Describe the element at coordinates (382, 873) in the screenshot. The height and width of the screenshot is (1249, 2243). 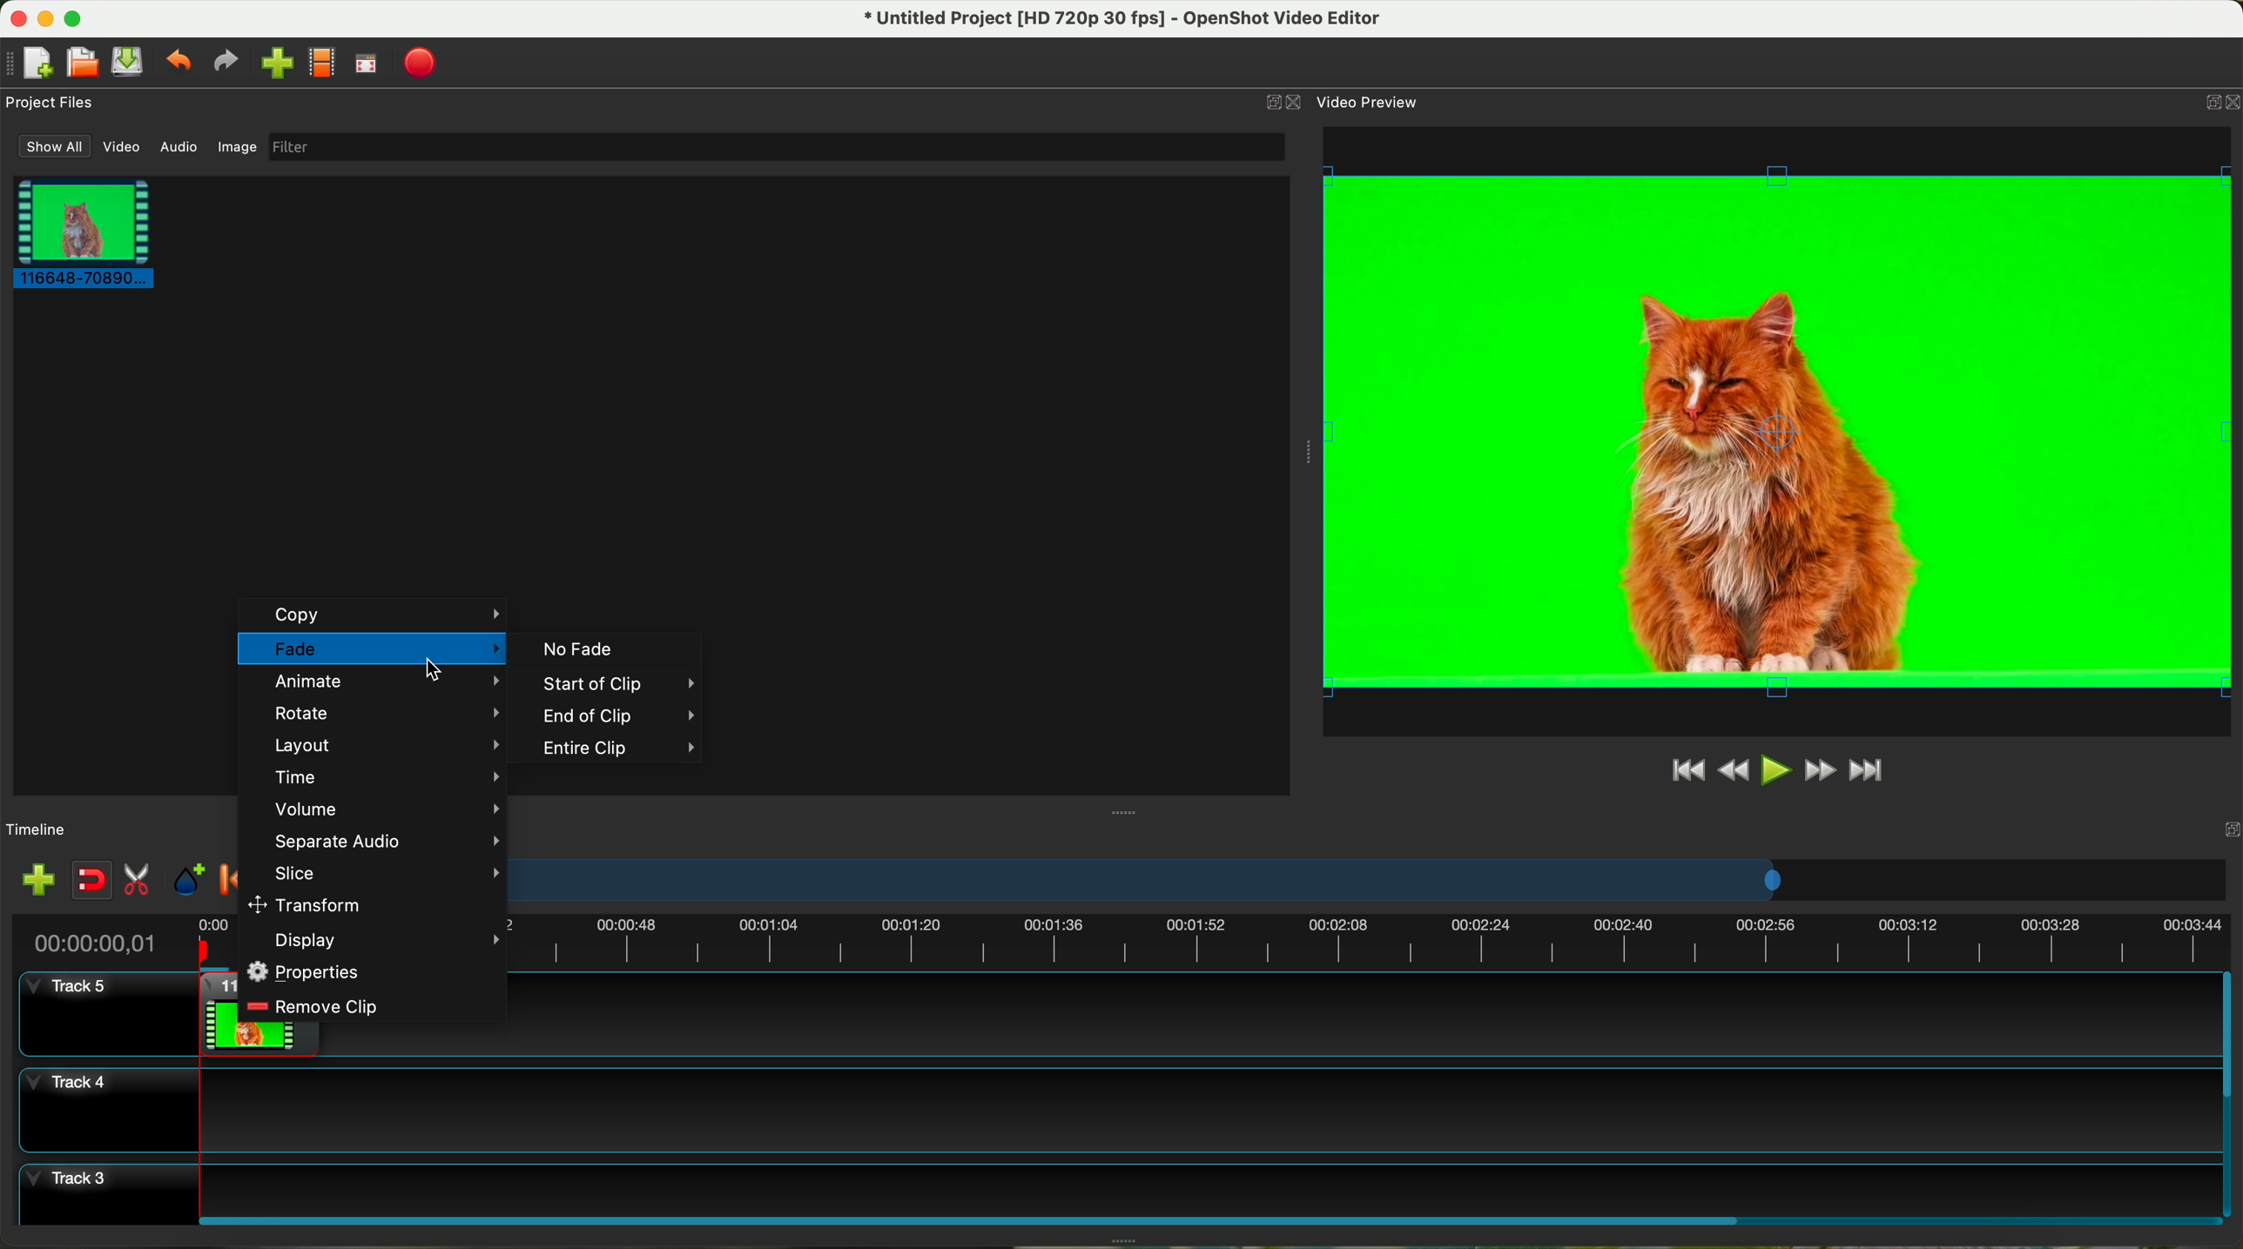
I see `slice` at that location.